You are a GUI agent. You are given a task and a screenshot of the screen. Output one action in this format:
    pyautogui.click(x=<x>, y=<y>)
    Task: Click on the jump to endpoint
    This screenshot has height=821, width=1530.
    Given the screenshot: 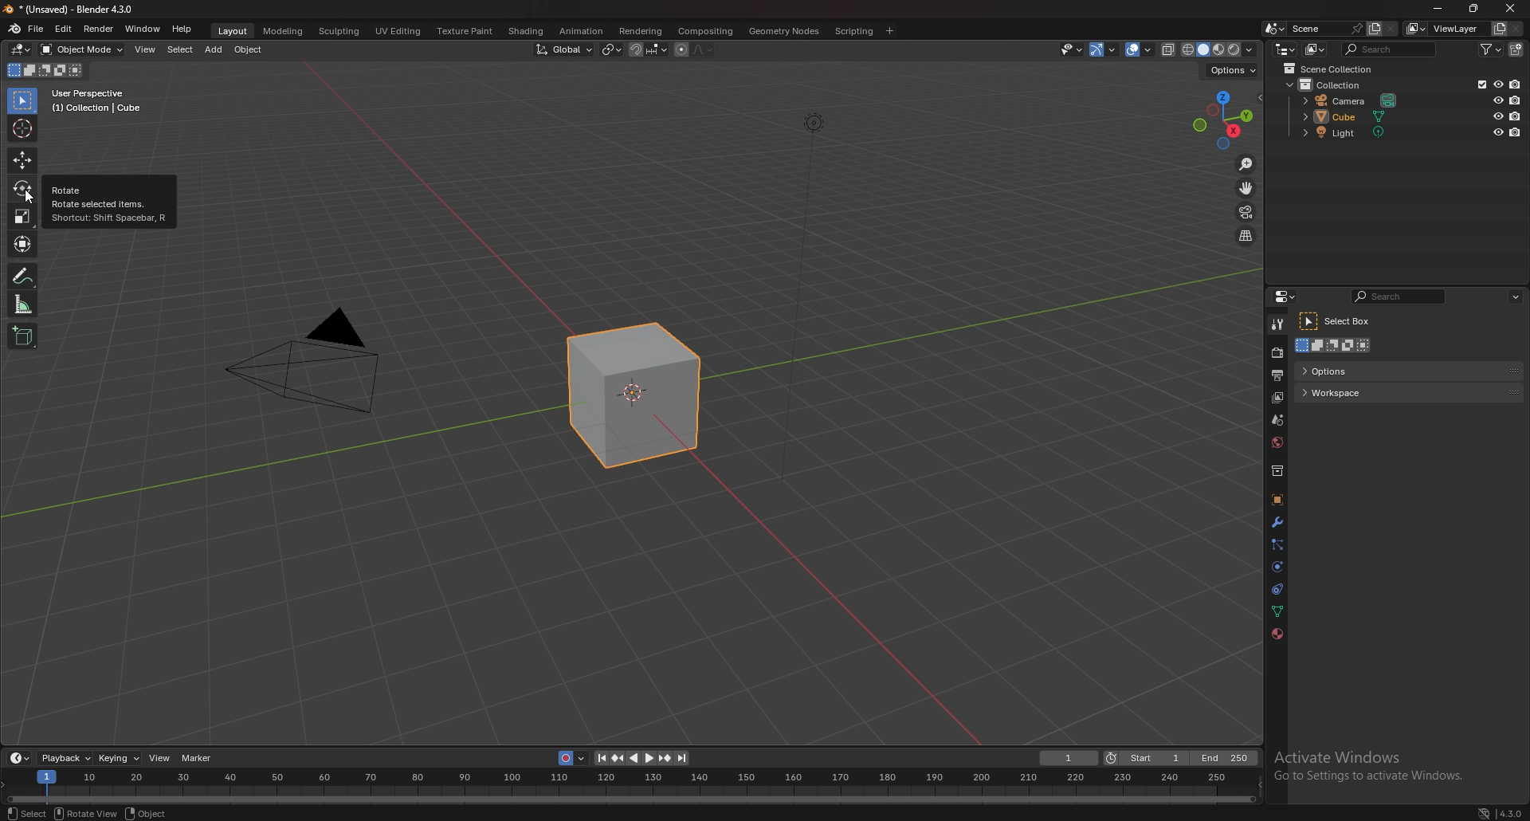 What is the action you would take?
    pyautogui.click(x=599, y=759)
    